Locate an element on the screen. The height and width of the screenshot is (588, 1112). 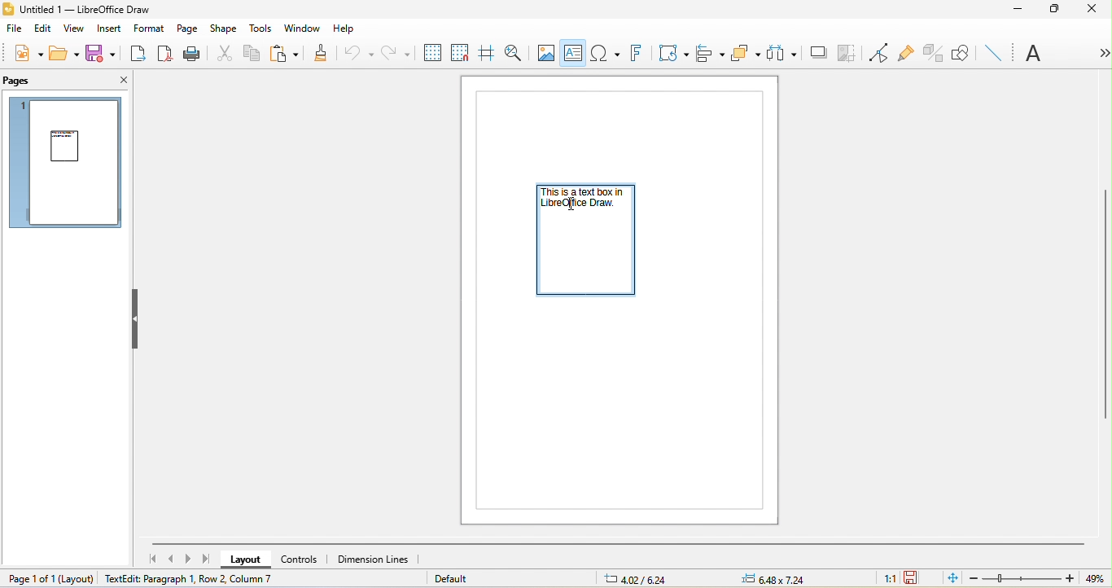
export is located at coordinates (141, 55).